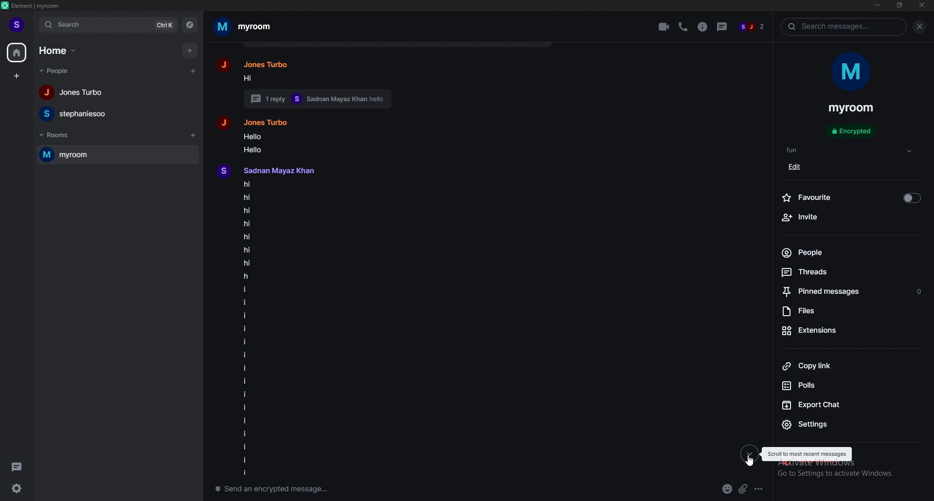  Describe the element at coordinates (836, 367) in the screenshot. I see `copy link` at that location.